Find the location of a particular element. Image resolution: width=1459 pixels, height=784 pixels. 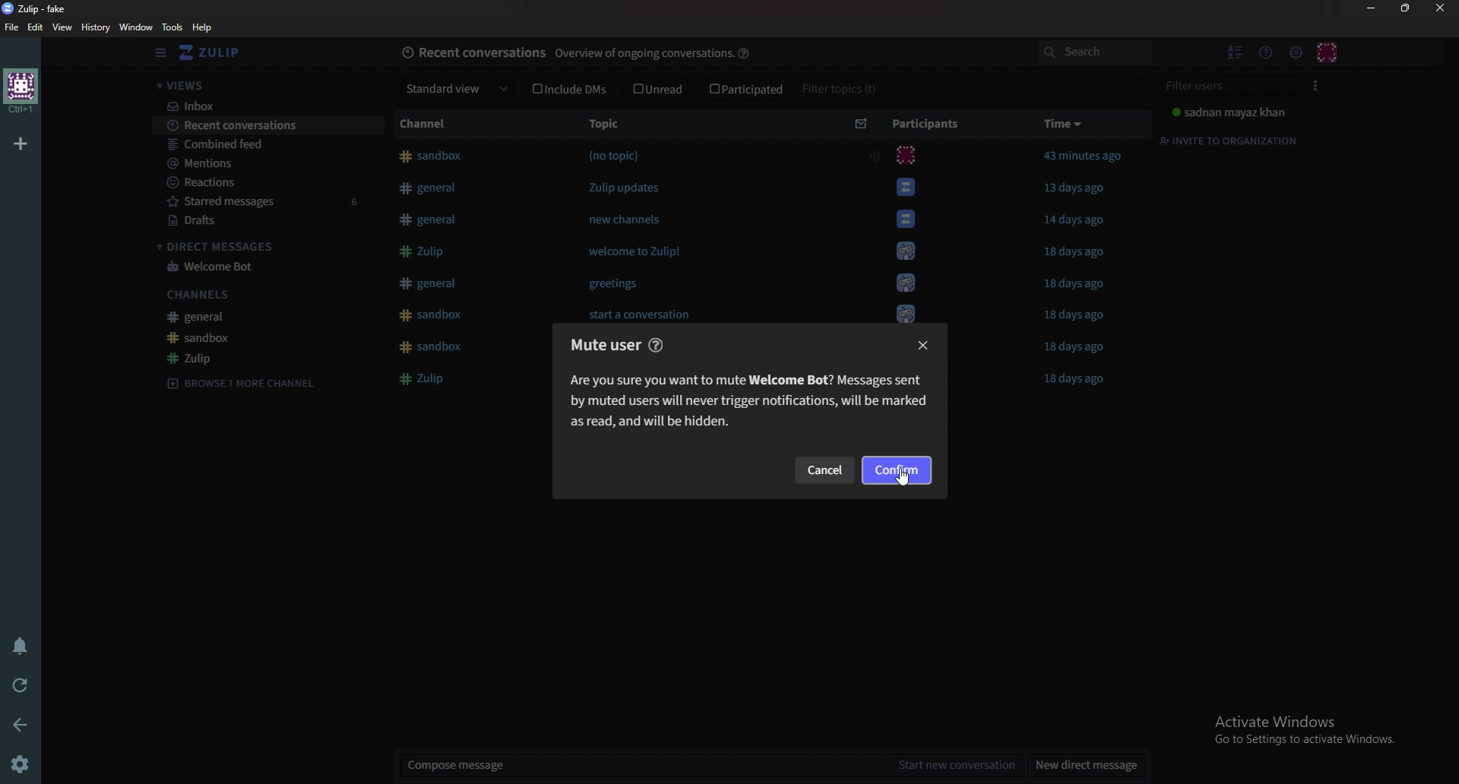

Reactions is located at coordinates (274, 181).